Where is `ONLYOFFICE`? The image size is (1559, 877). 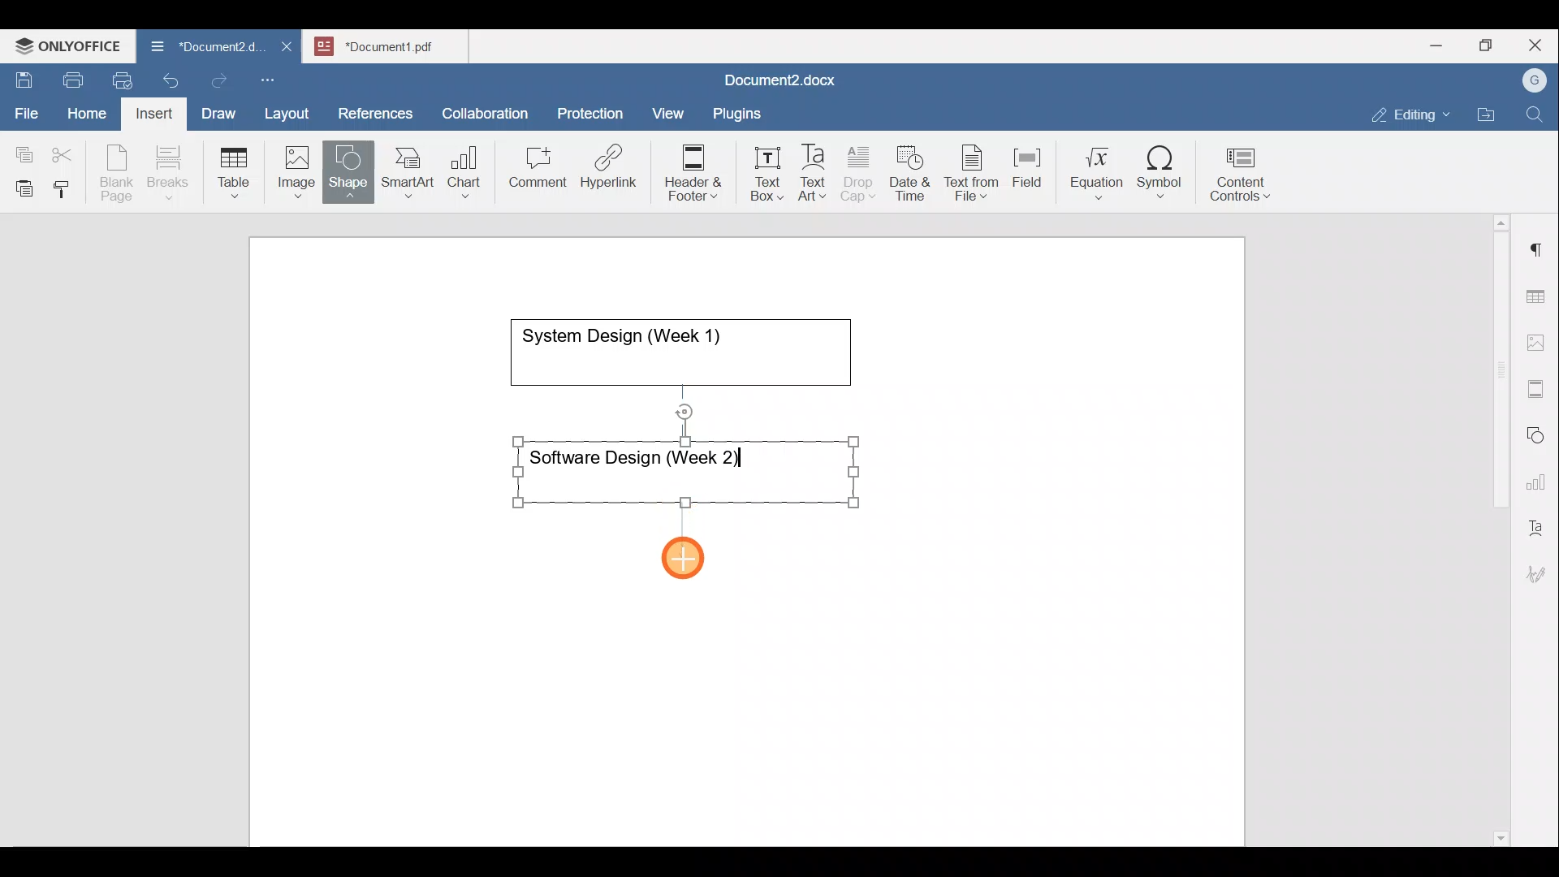
ONLYOFFICE is located at coordinates (69, 45).